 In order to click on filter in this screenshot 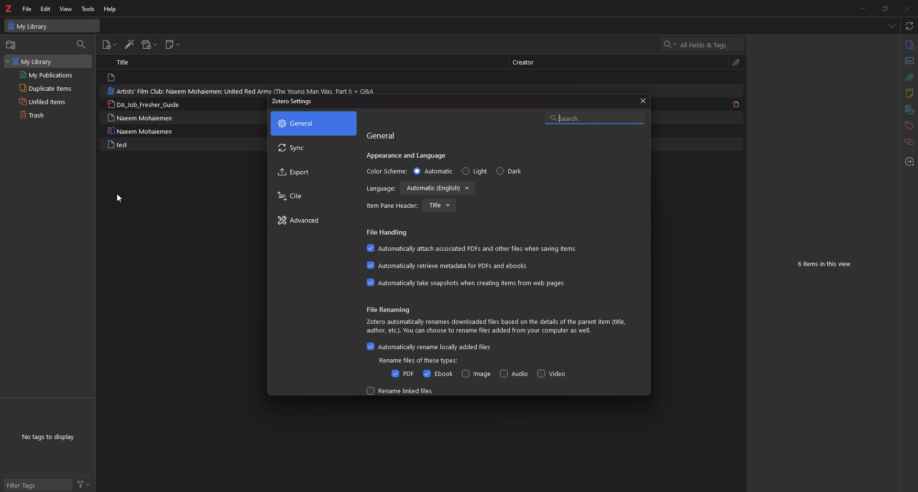, I will do `click(83, 485)`.